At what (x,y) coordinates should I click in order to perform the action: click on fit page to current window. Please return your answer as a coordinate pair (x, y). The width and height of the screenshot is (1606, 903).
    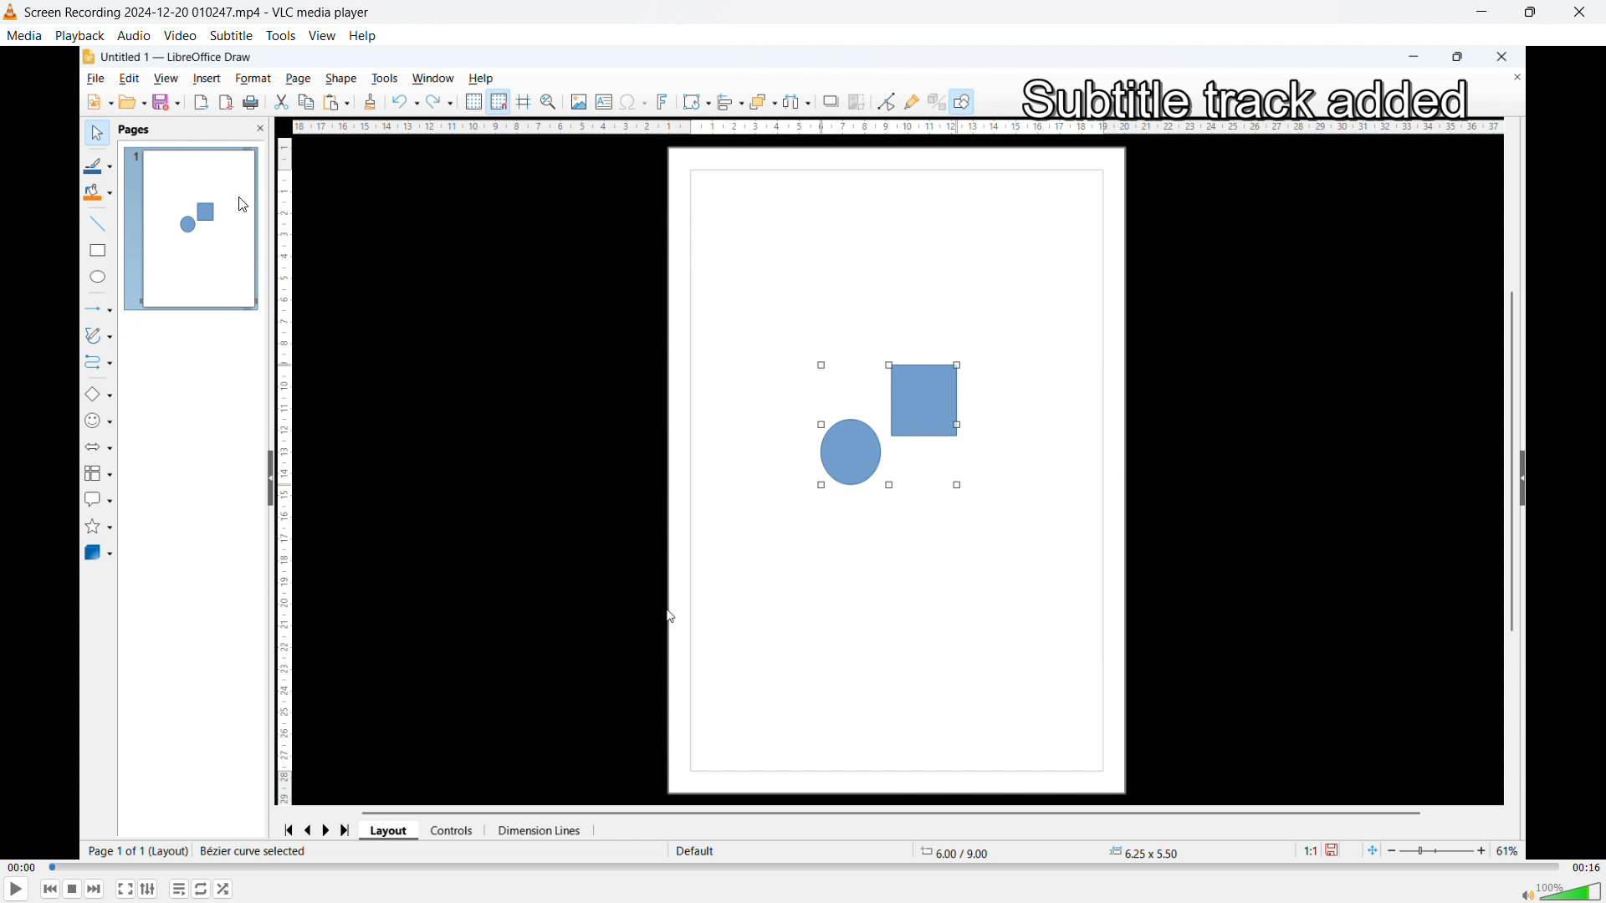
    Looking at the image, I should click on (1372, 849).